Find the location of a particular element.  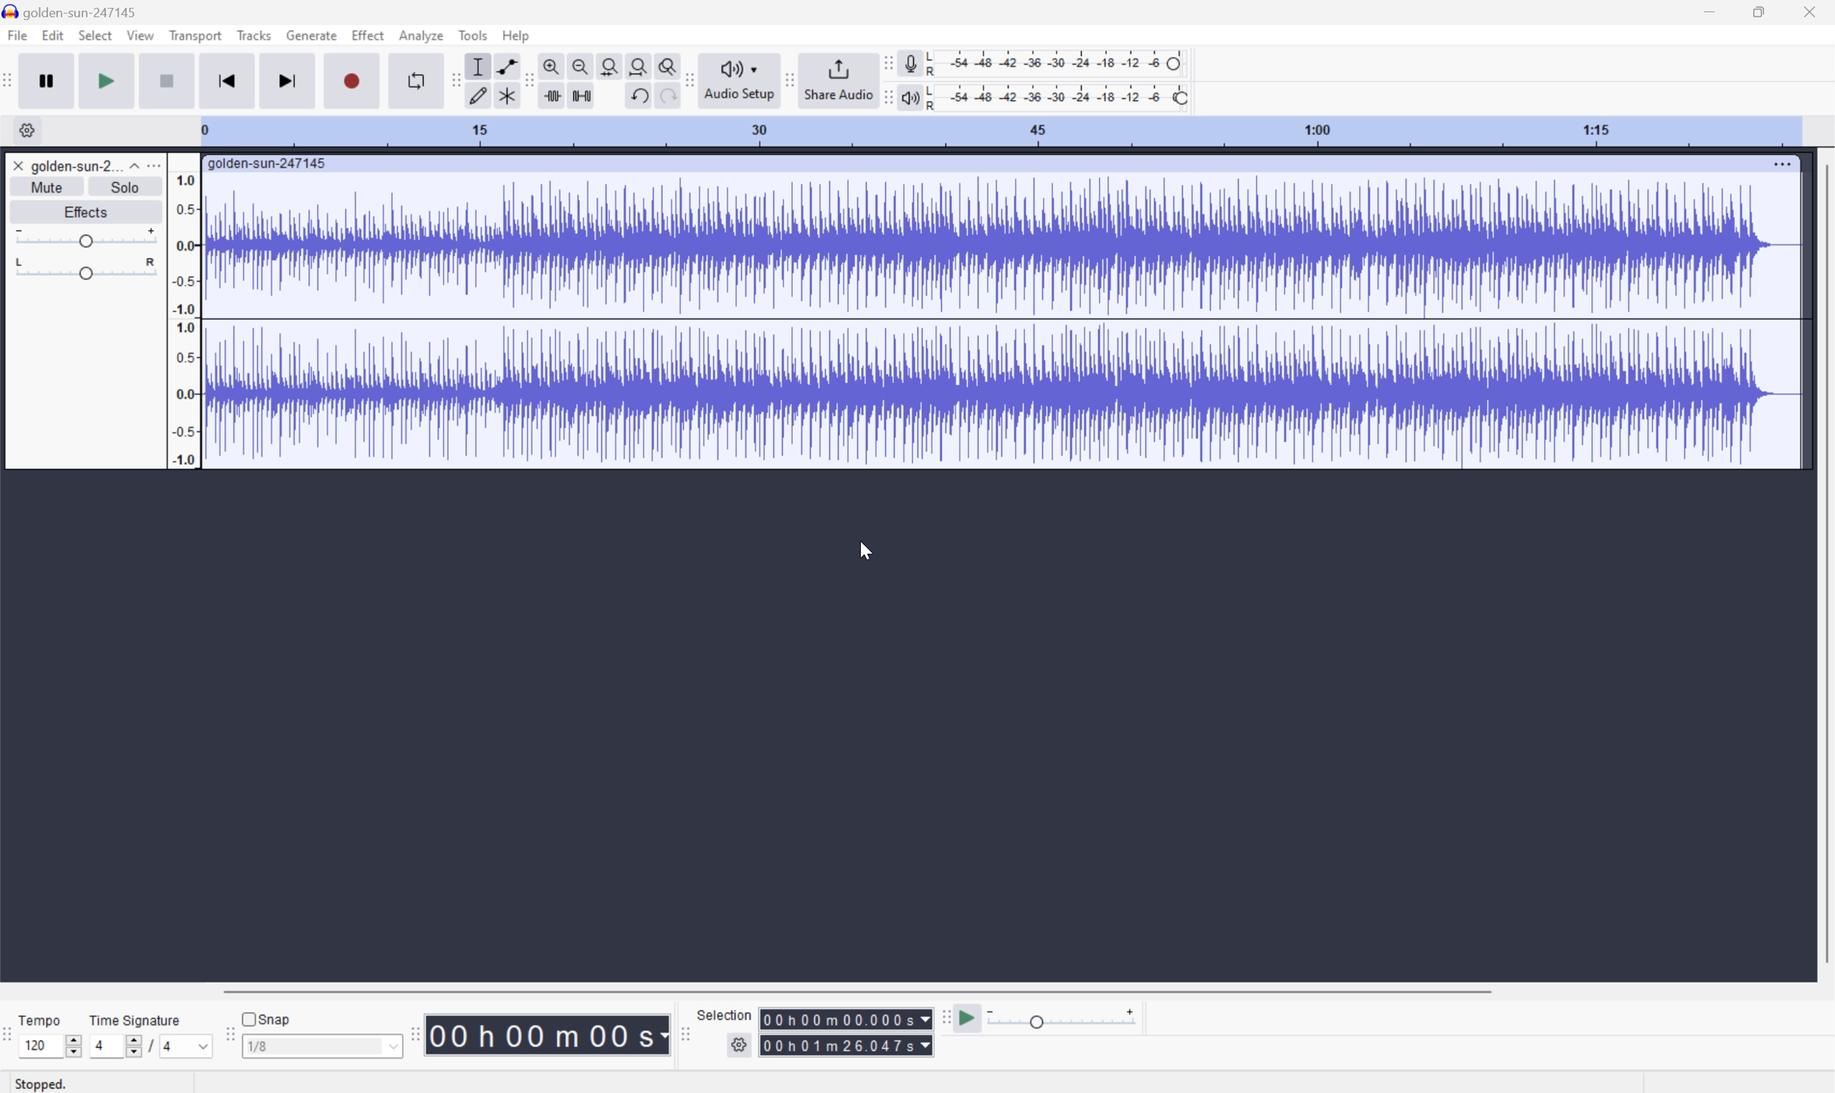

Audacity Time toolbar is located at coordinates (412, 1035).